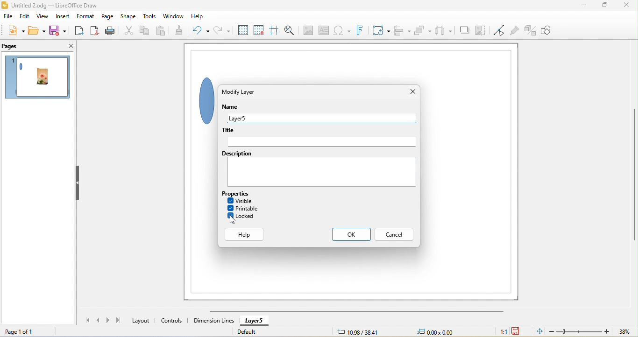 This screenshot has width=638, height=337. What do you see at coordinates (253, 331) in the screenshot?
I see `default` at bounding box center [253, 331].